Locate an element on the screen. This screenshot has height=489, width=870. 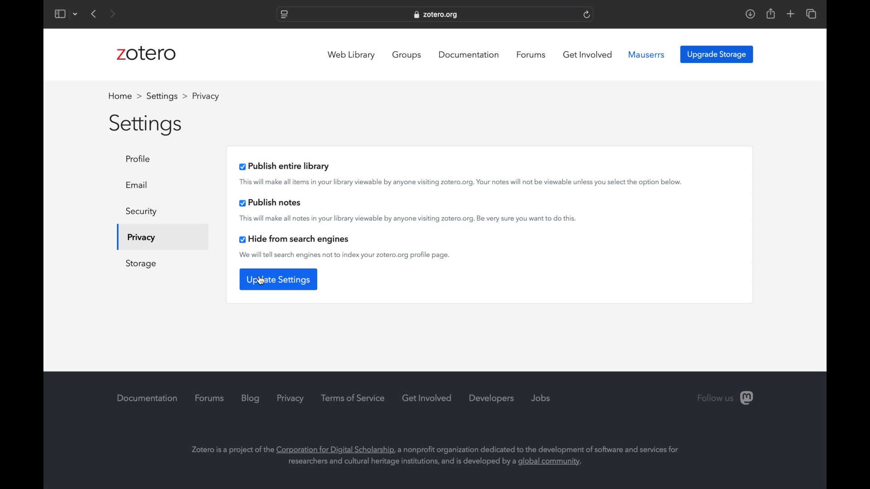
publish notes is located at coordinates (270, 203).